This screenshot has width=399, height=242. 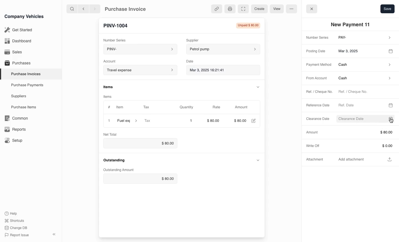 I want to click on Mar 3, 2025 16:21:41, so click(x=218, y=70).